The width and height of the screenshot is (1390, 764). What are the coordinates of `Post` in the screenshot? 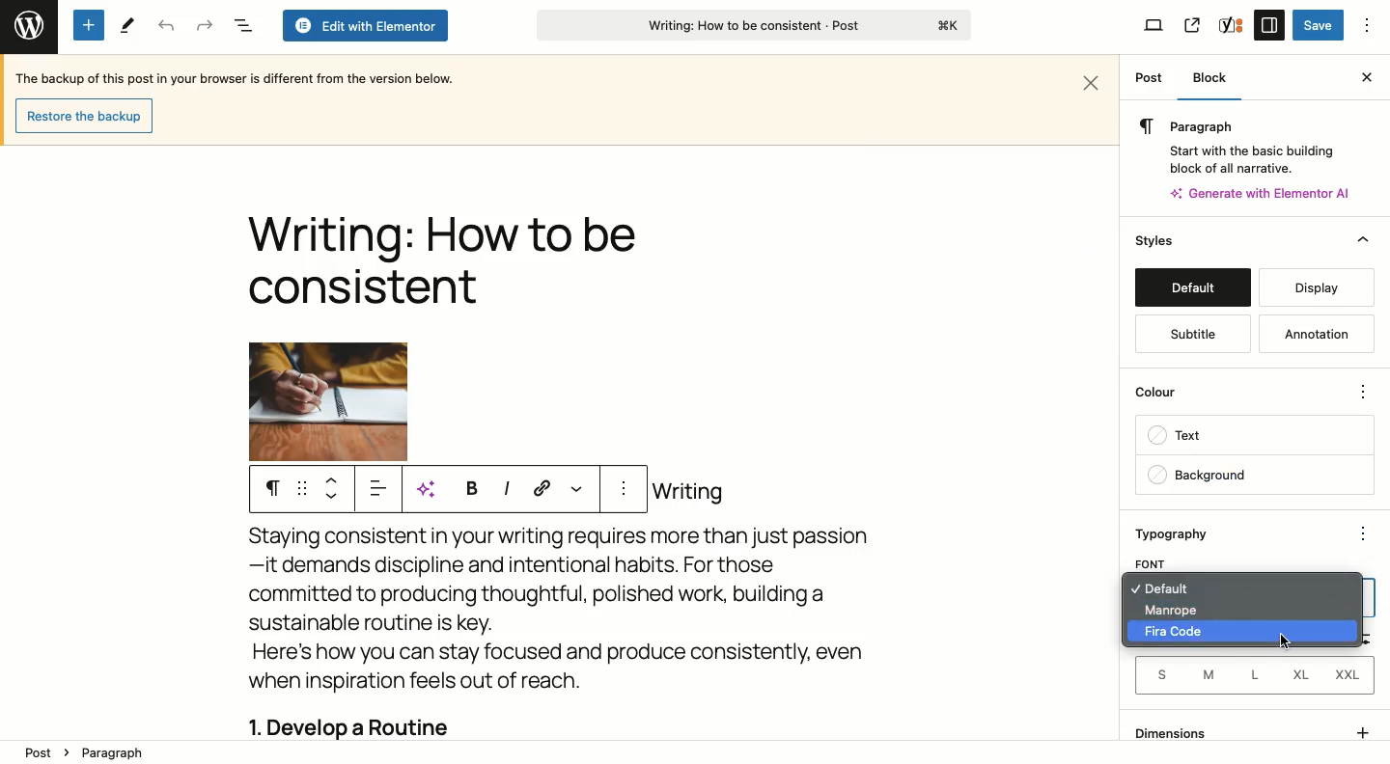 It's located at (1149, 79).